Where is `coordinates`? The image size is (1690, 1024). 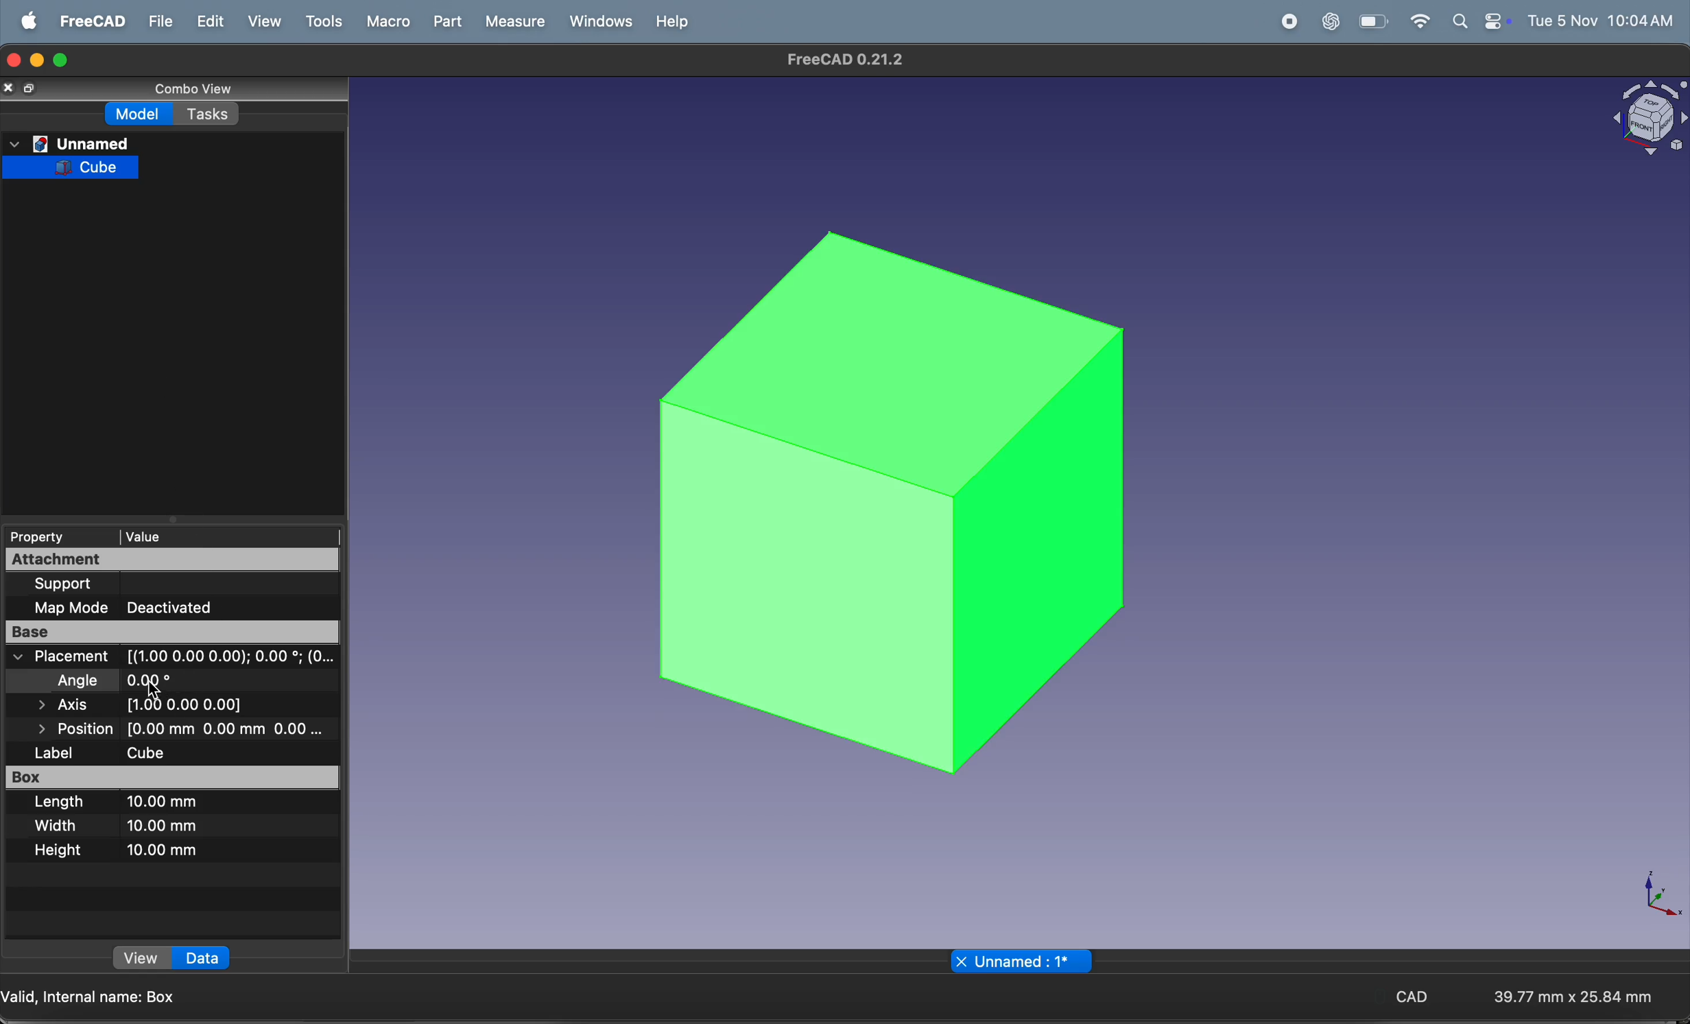
coordinates is located at coordinates (226, 657).